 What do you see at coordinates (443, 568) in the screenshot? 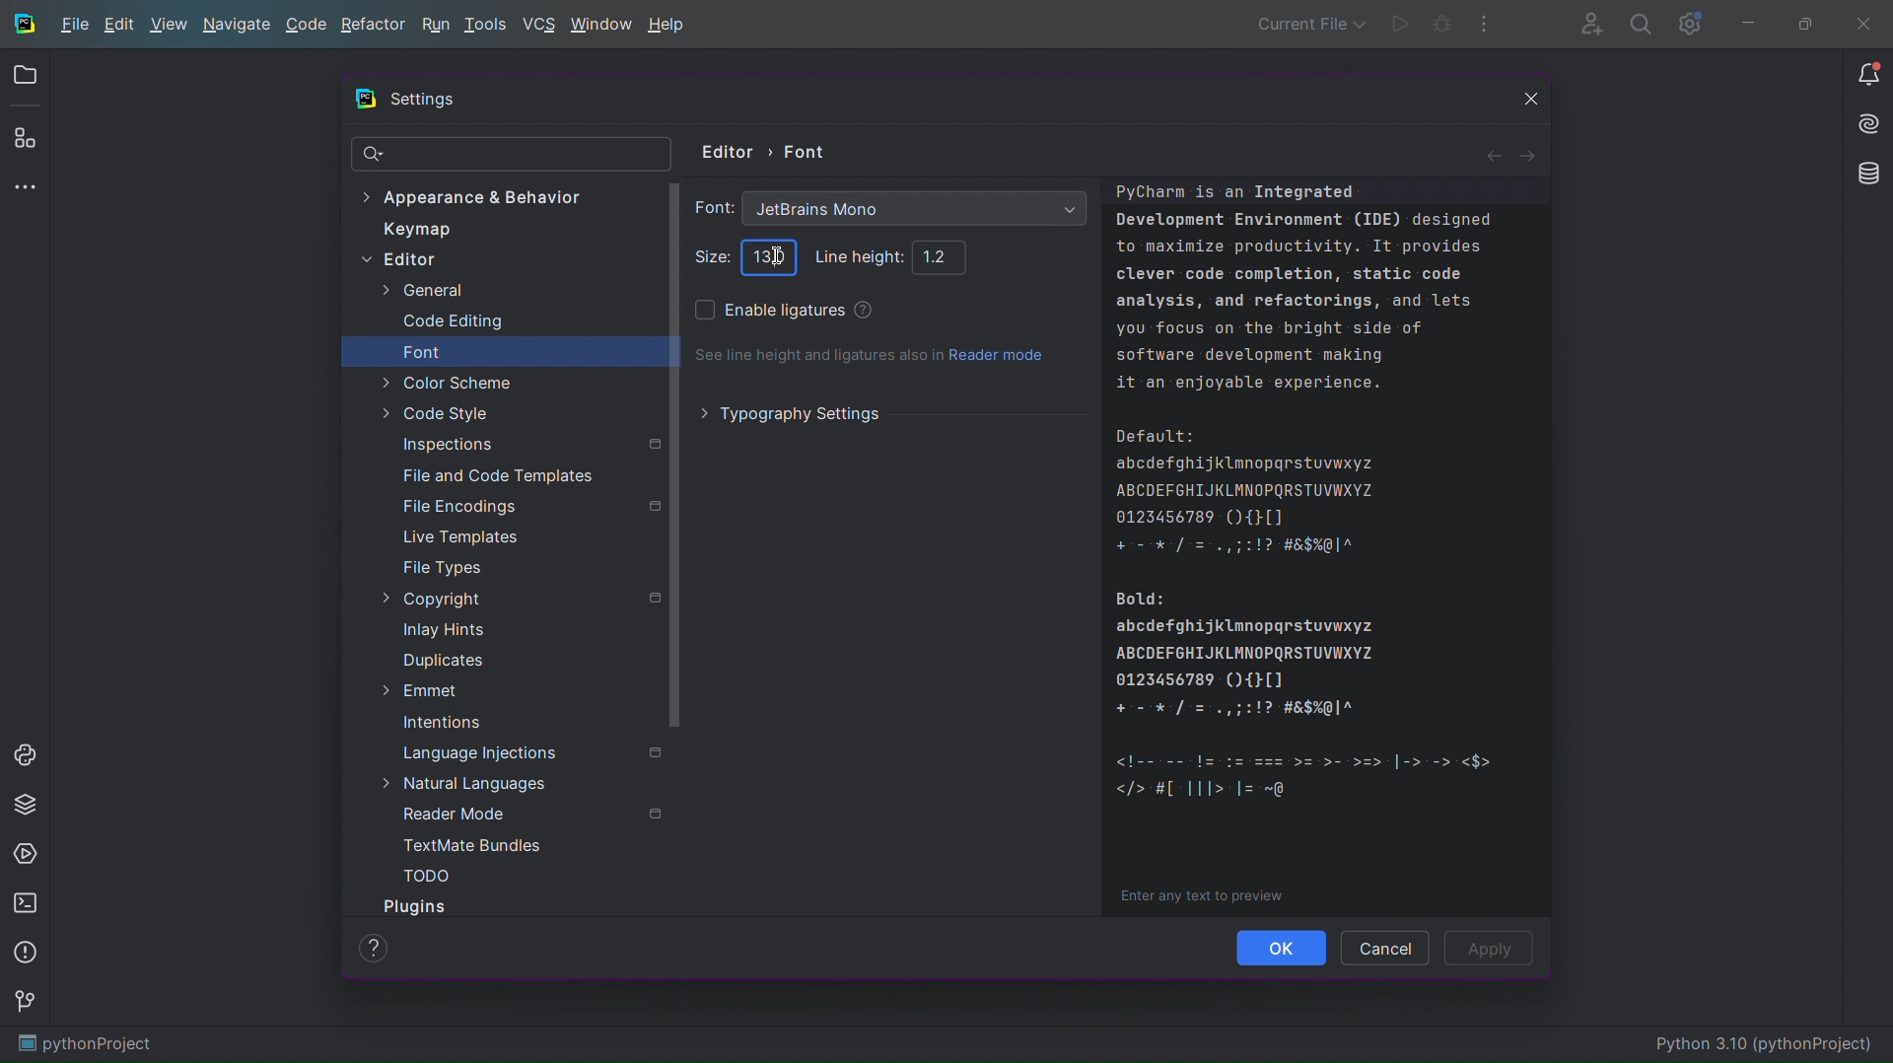
I see `File Types` at bounding box center [443, 568].